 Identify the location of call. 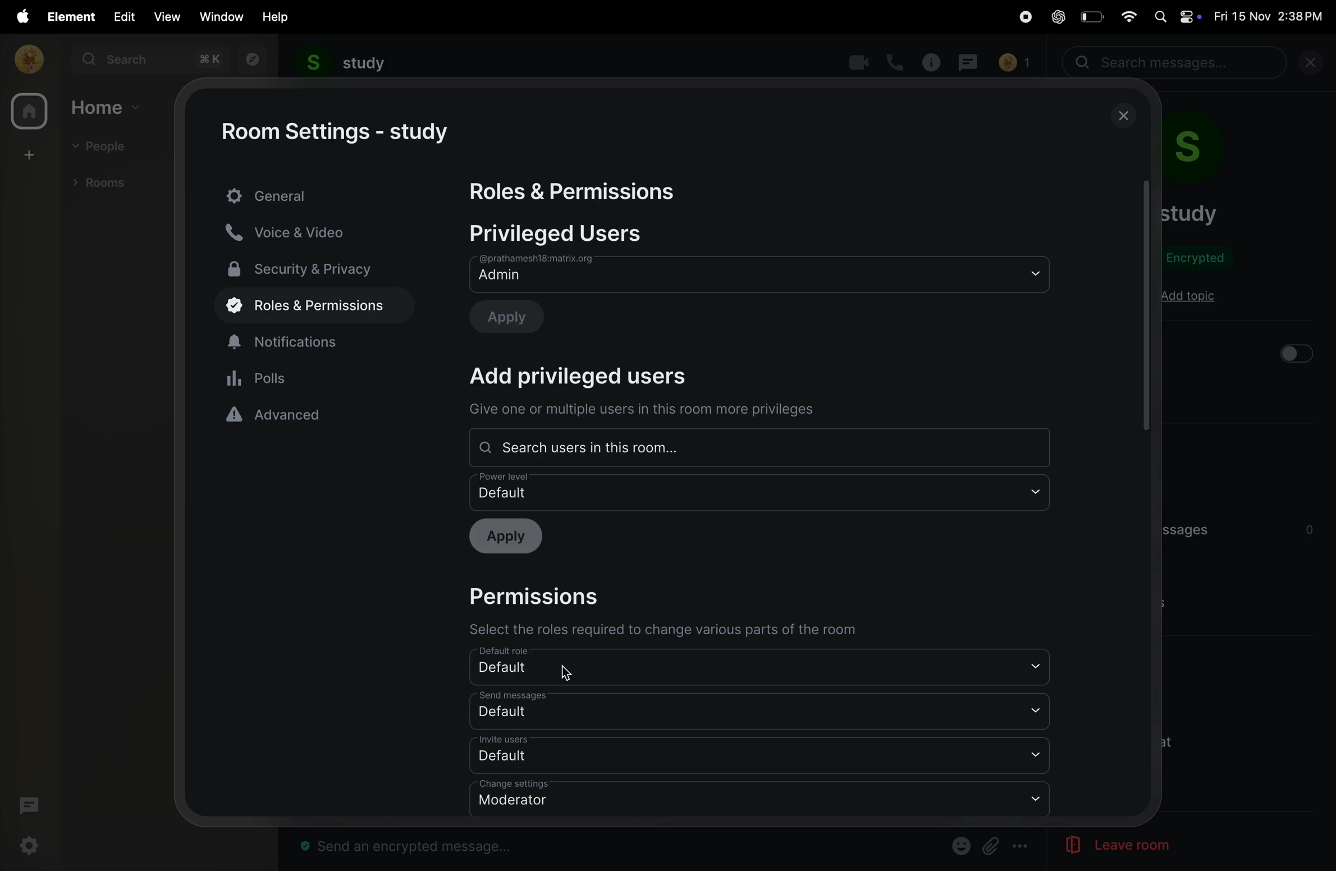
(896, 61).